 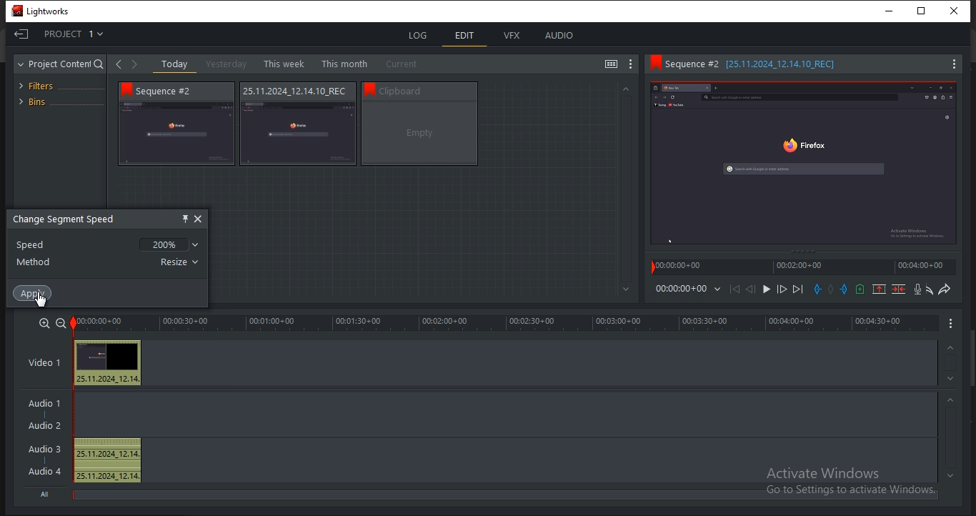 I want to click on Close, so click(x=957, y=10).